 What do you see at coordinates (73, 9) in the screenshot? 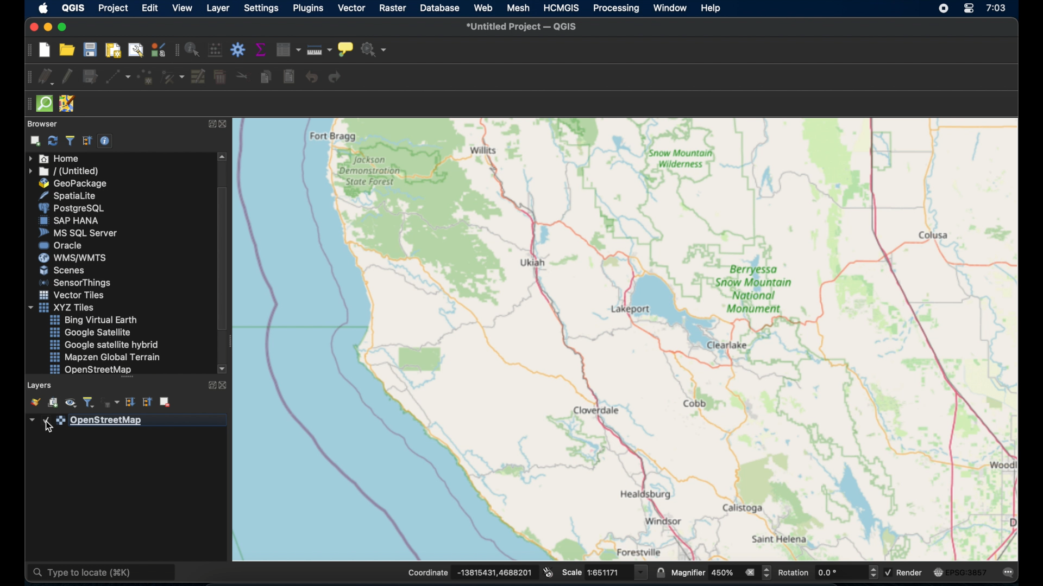
I see `QGIS` at bounding box center [73, 9].